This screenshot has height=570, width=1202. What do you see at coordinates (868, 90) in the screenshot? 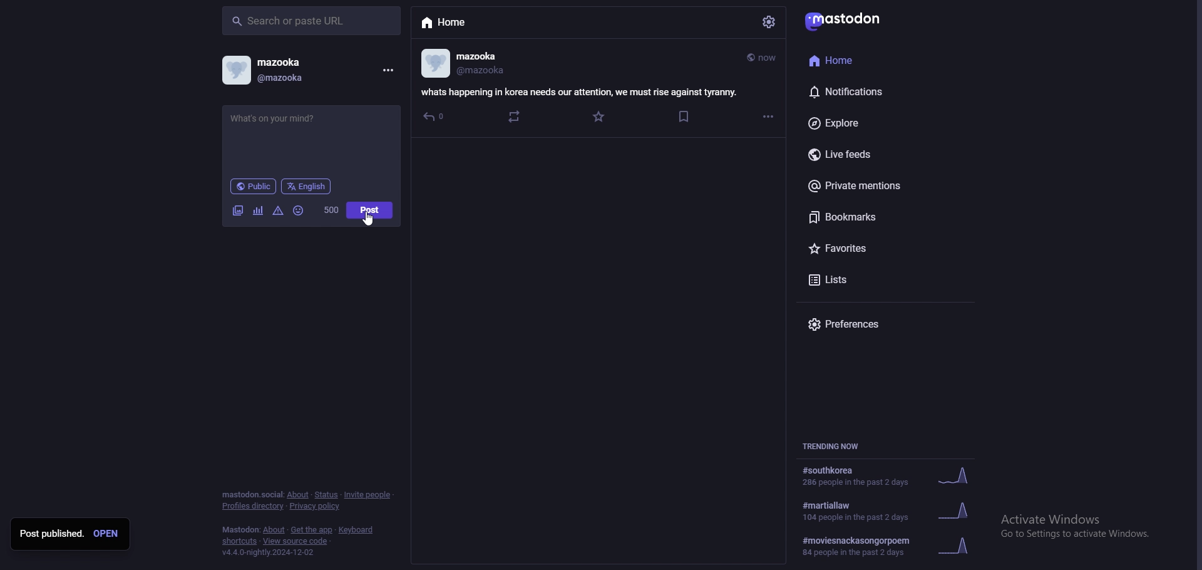
I see `notifications` at bounding box center [868, 90].